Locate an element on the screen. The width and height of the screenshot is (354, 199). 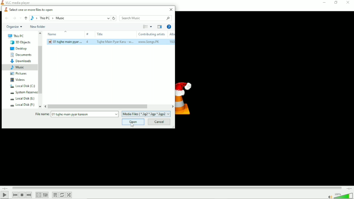
Videos is located at coordinates (18, 79).